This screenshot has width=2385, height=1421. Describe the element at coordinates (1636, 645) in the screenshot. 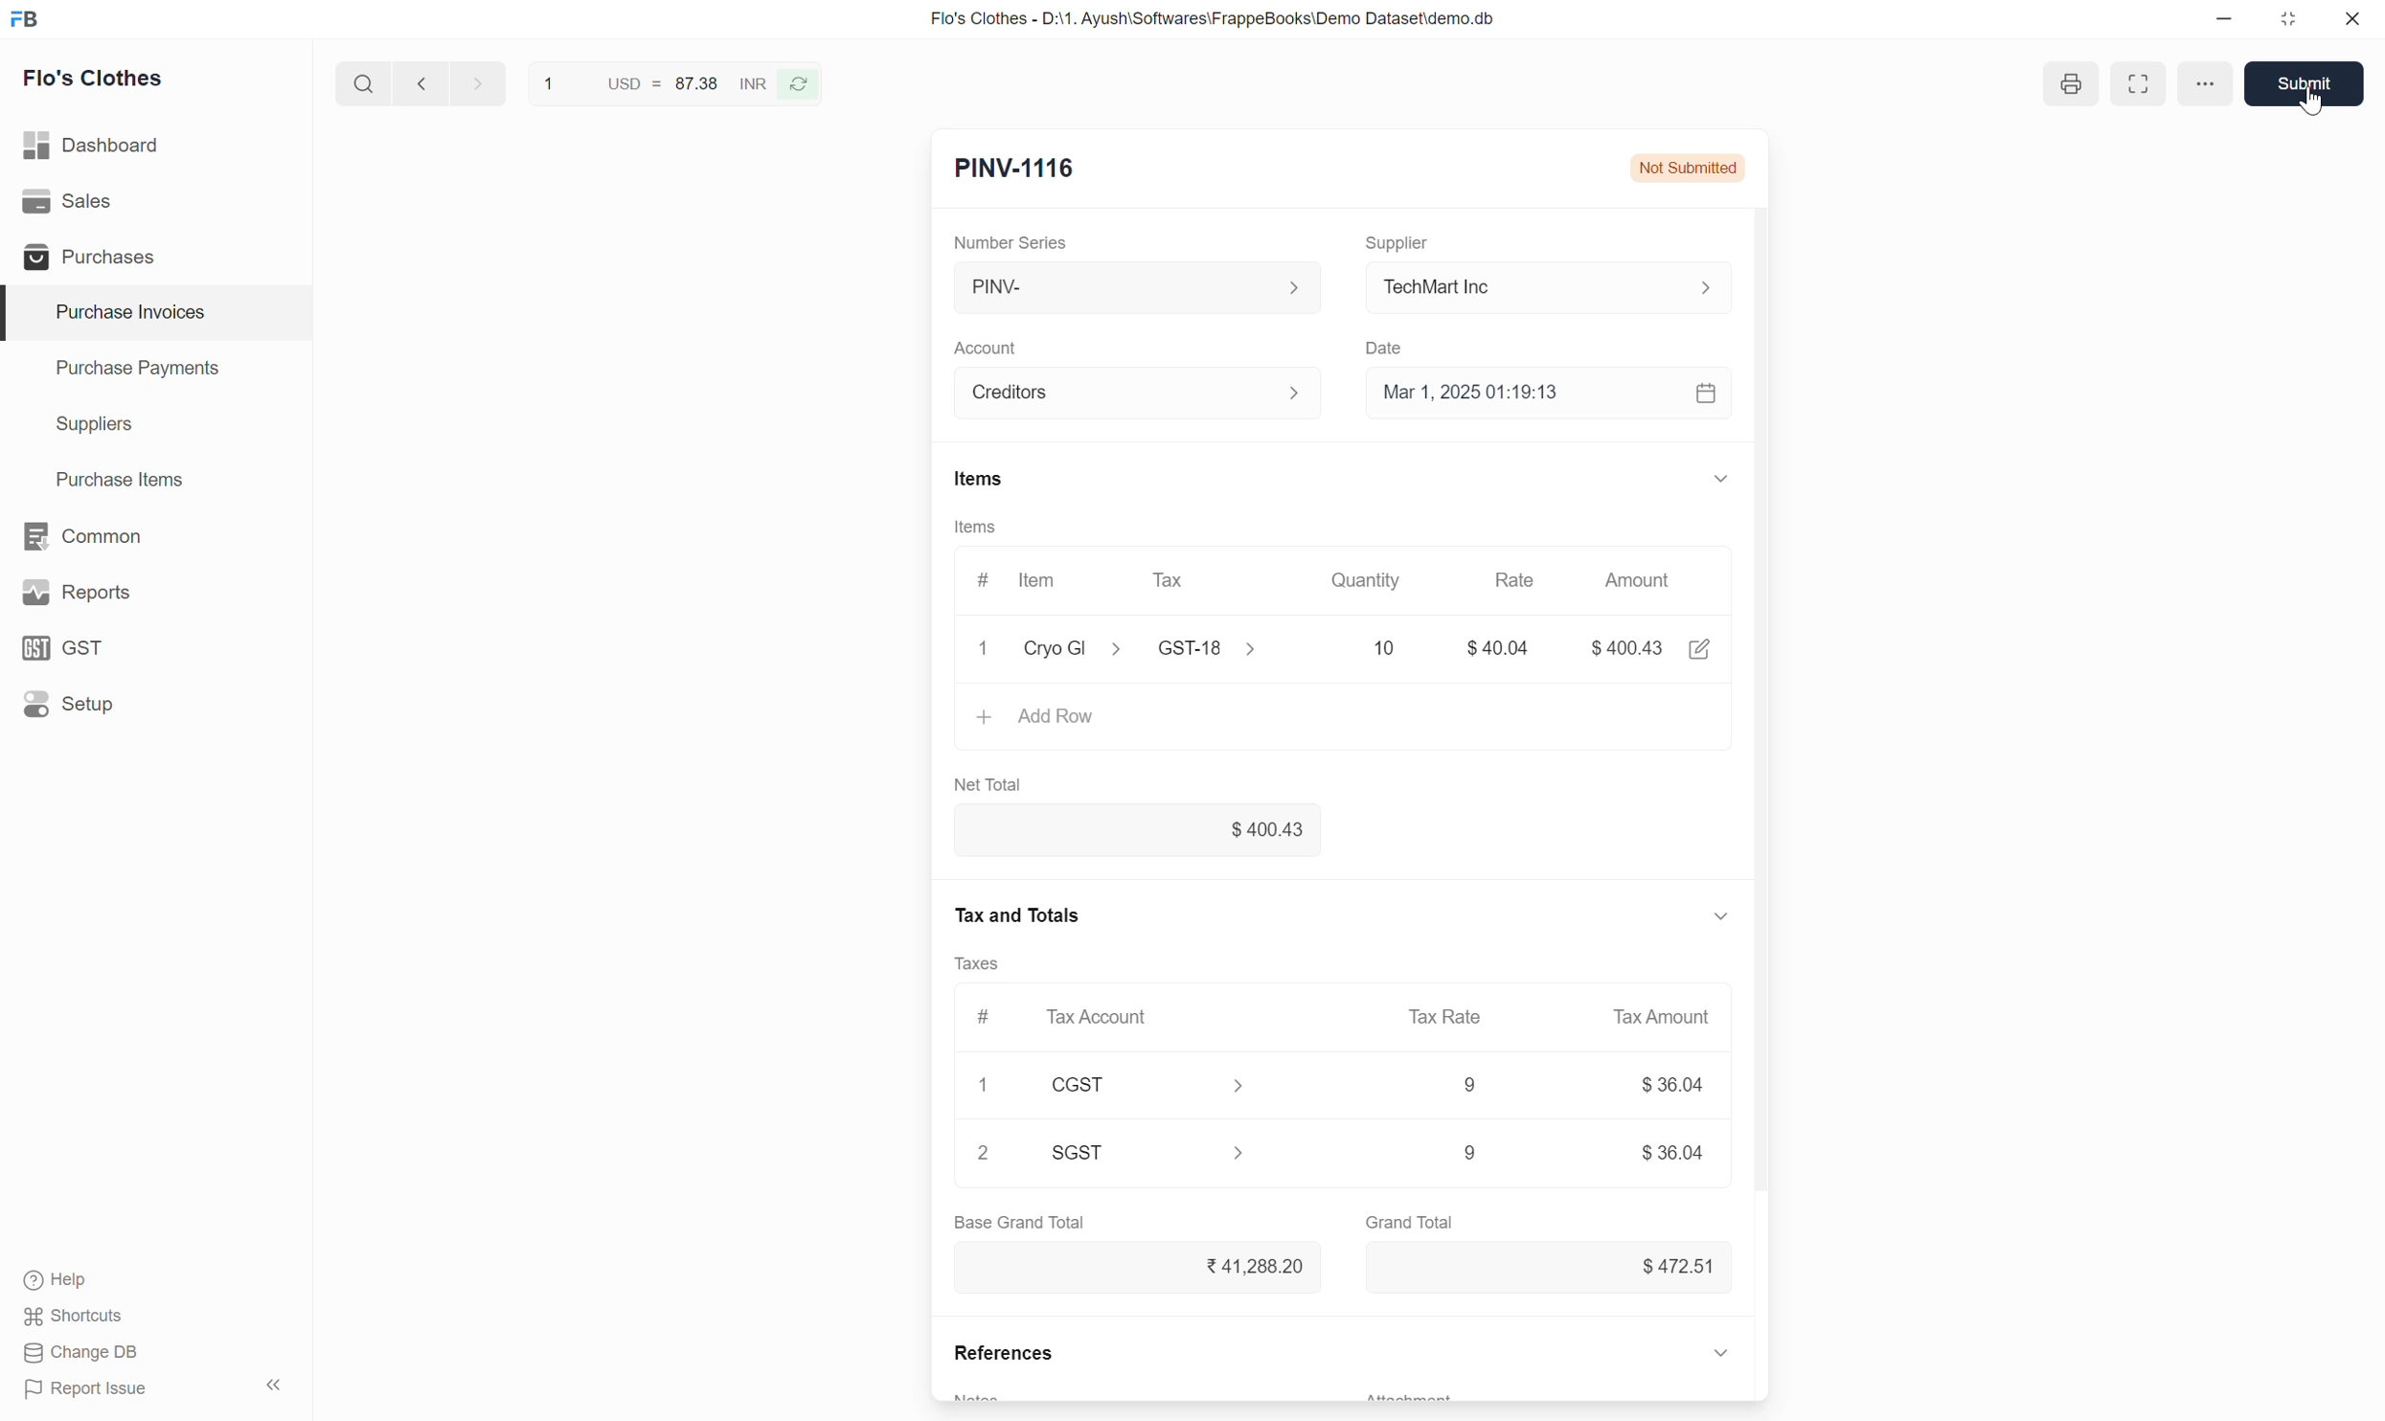

I see `$40.04` at that location.